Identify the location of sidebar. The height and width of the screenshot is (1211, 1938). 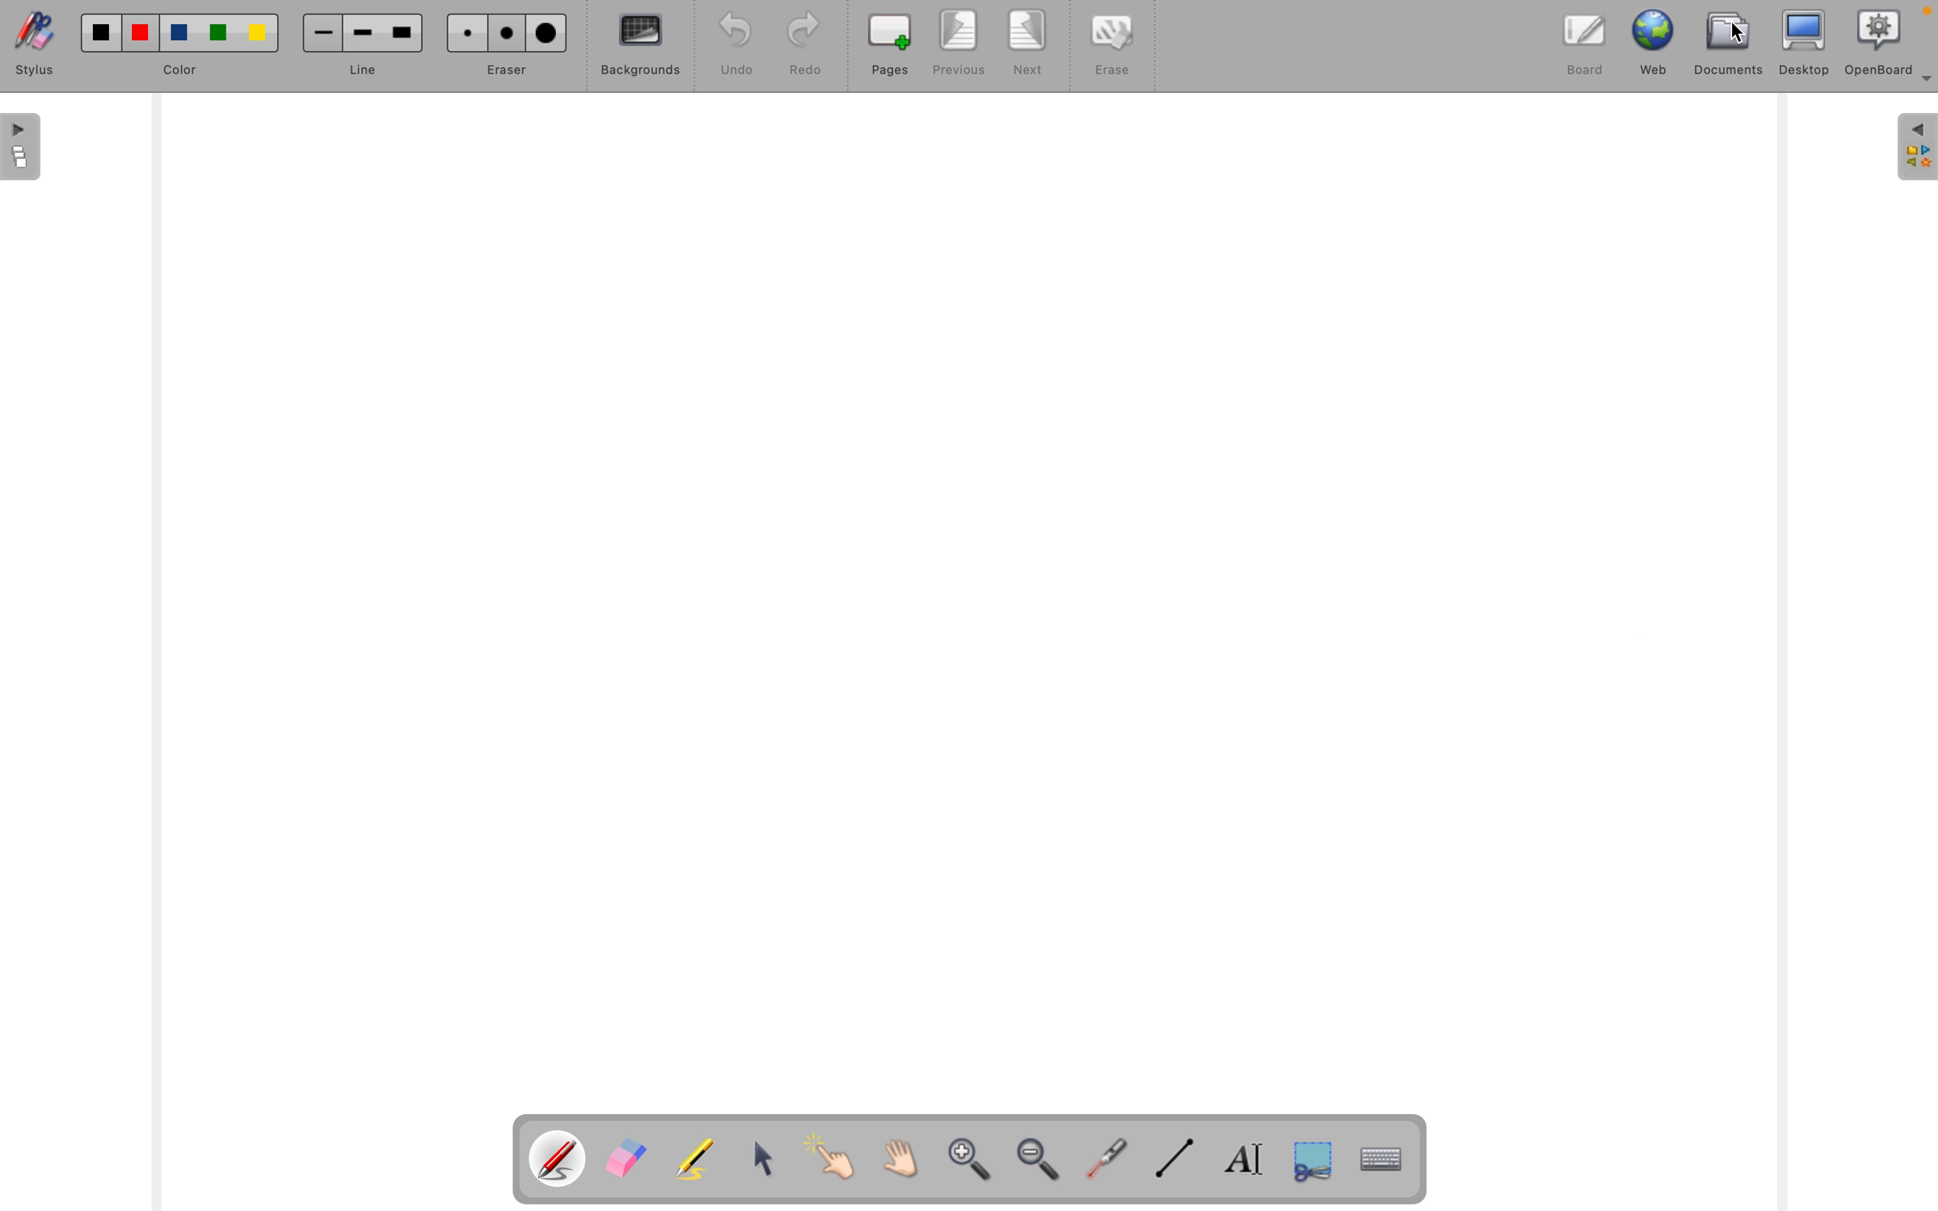
(1915, 148).